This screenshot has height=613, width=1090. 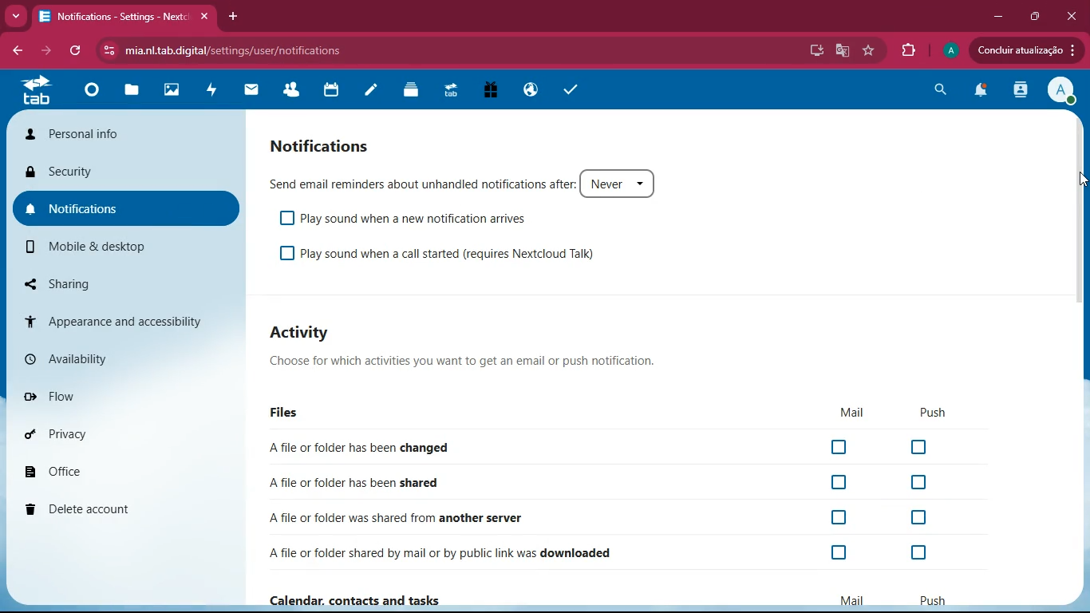 What do you see at coordinates (125, 318) in the screenshot?
I see `appearance & accessibility` at bounding box center [125, 318].